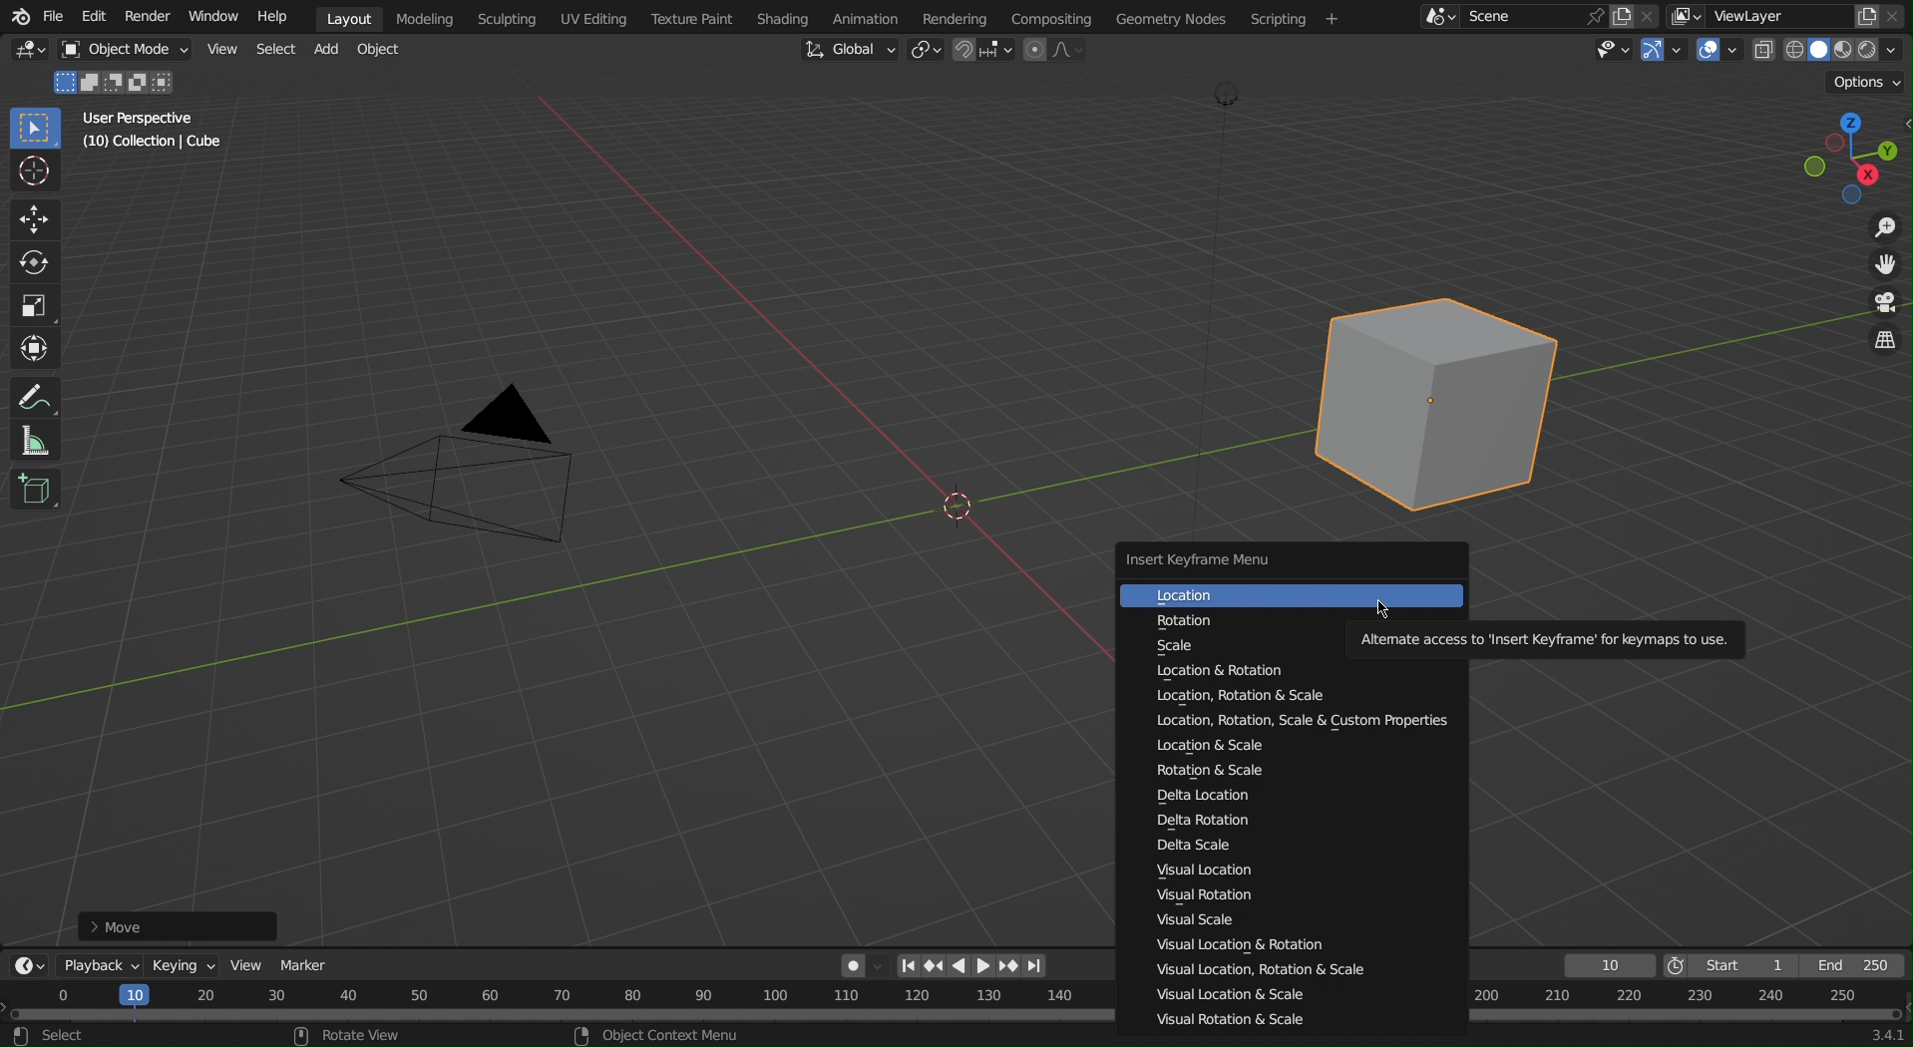 The height and width of the screenshot is (1047, 1913). Describe the element at coordinates (1009, 966) in the screenshot. I see `Next` at that location.